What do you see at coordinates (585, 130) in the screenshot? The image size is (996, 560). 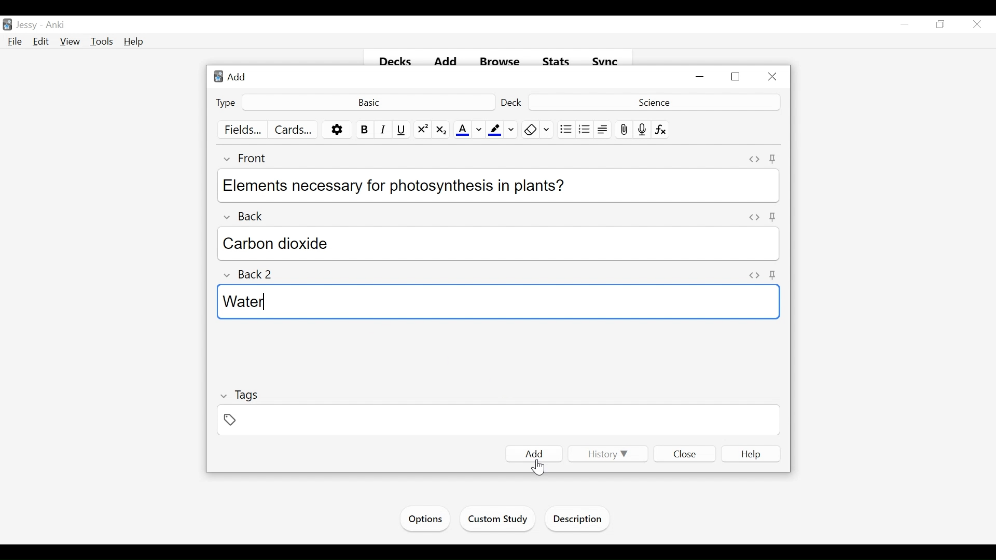 I see `Ordered list` at bounding box center [585, 130].